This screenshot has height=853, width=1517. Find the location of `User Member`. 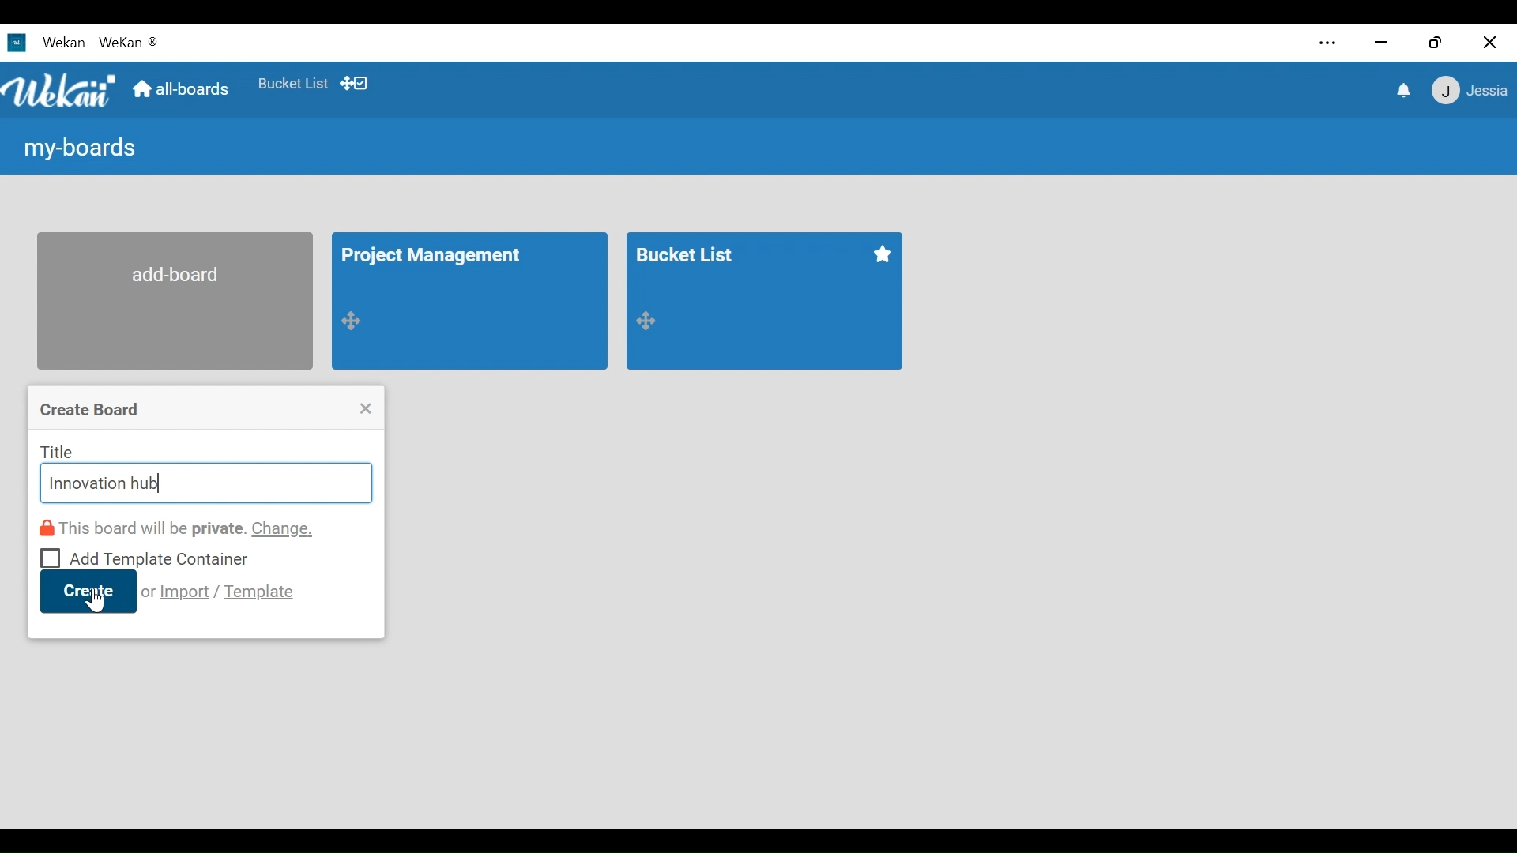

User Member is located at coordinates (1468, 92).